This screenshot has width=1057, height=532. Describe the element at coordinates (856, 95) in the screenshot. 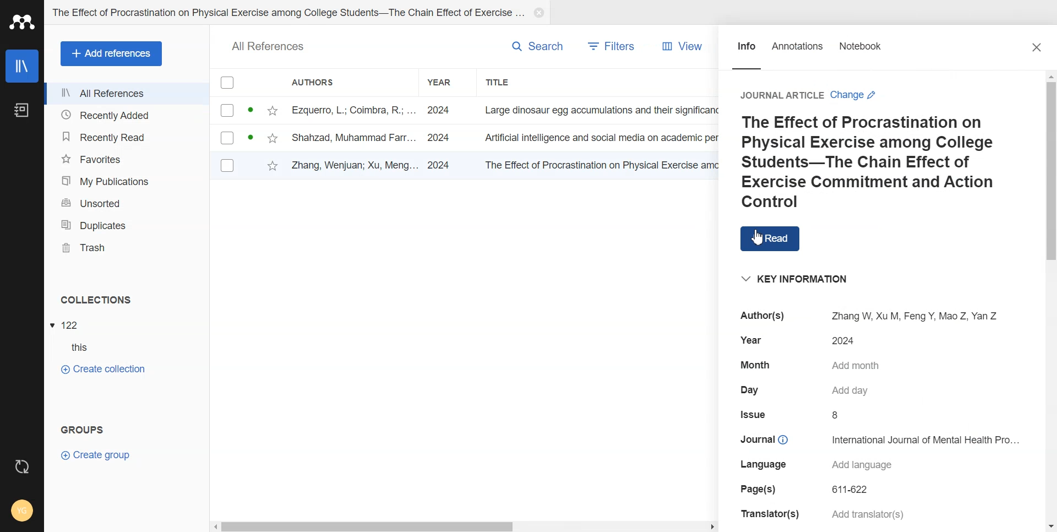

I see `Change` at that location.